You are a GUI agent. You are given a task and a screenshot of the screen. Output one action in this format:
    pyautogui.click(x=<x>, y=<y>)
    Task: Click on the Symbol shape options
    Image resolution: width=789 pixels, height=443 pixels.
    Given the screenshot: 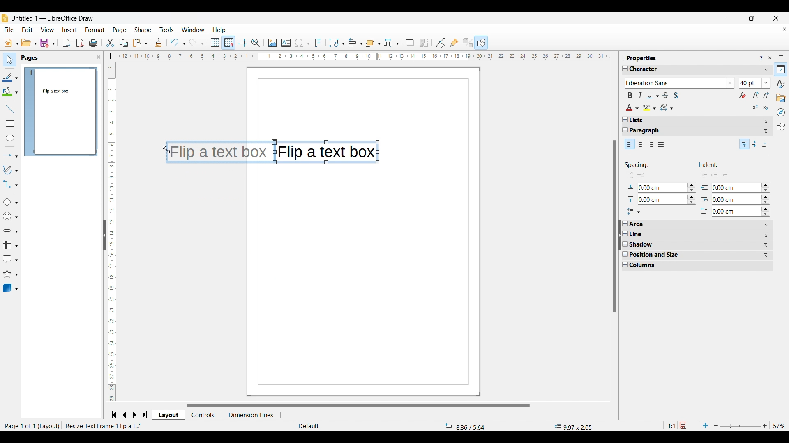 What is the action you would take?
    pyautogui.click(x=10, y=216)
    